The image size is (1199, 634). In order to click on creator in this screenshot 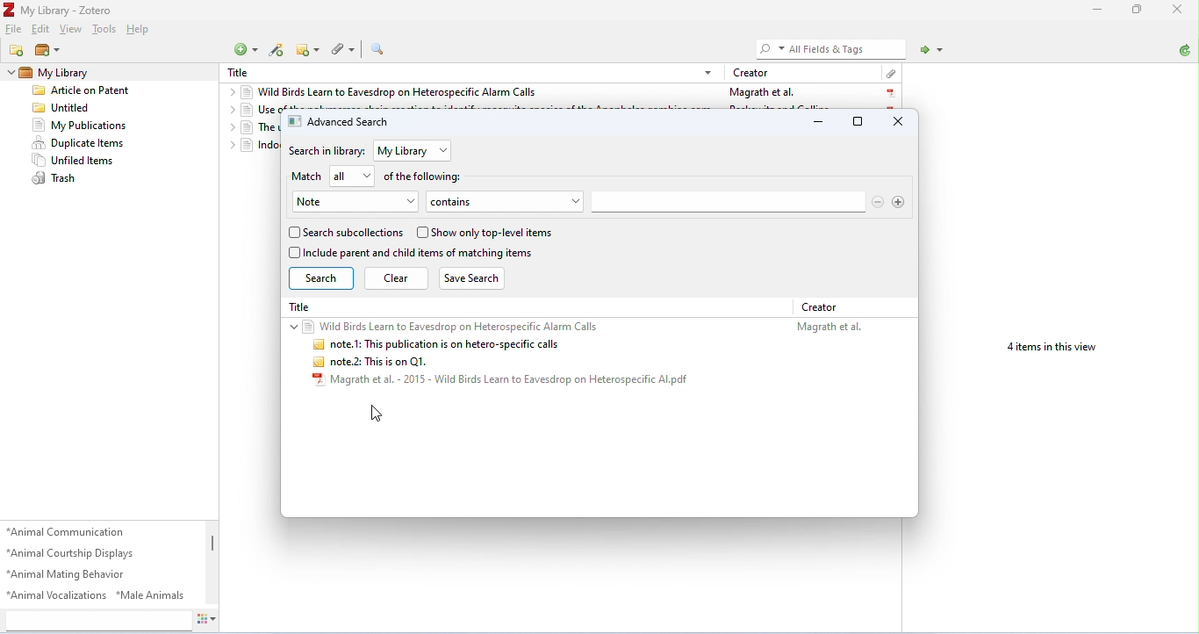, I will do `click(820, 307)`.